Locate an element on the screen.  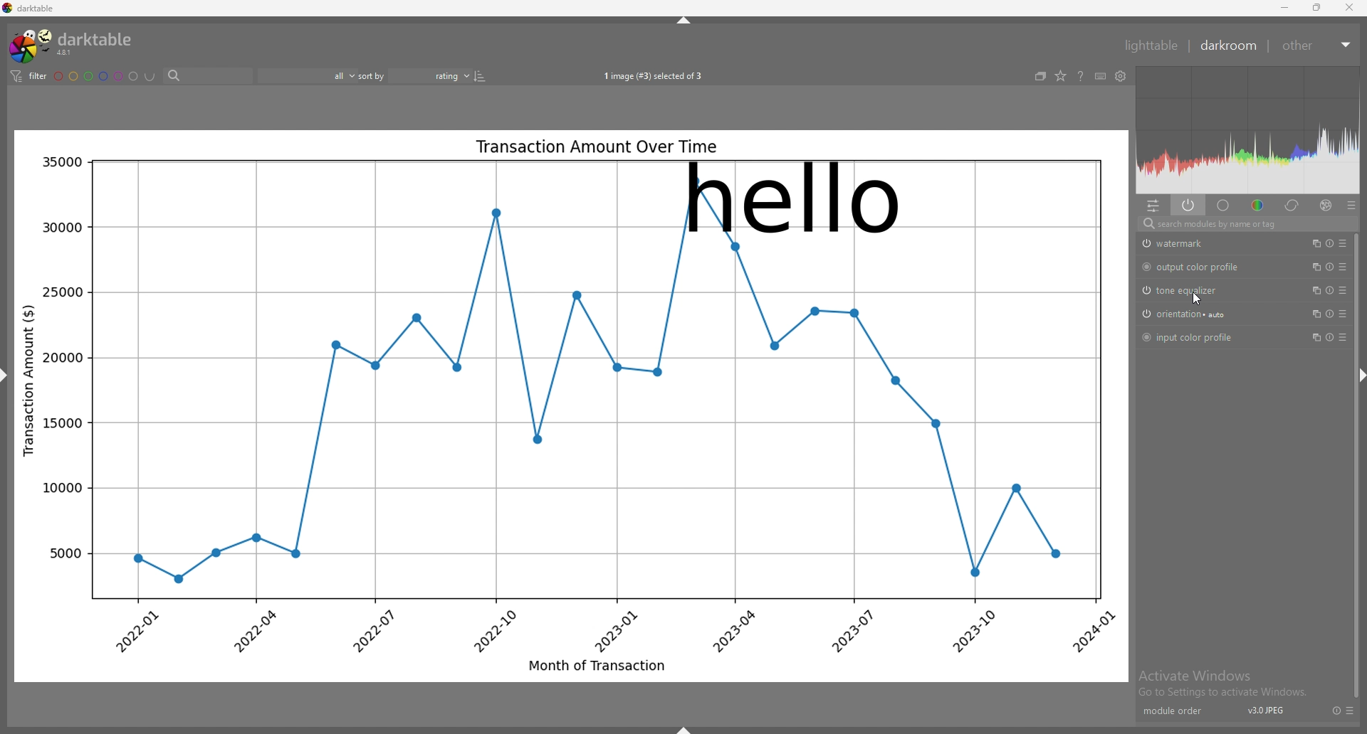
filter by images rating is located at coordinates (306, 77).